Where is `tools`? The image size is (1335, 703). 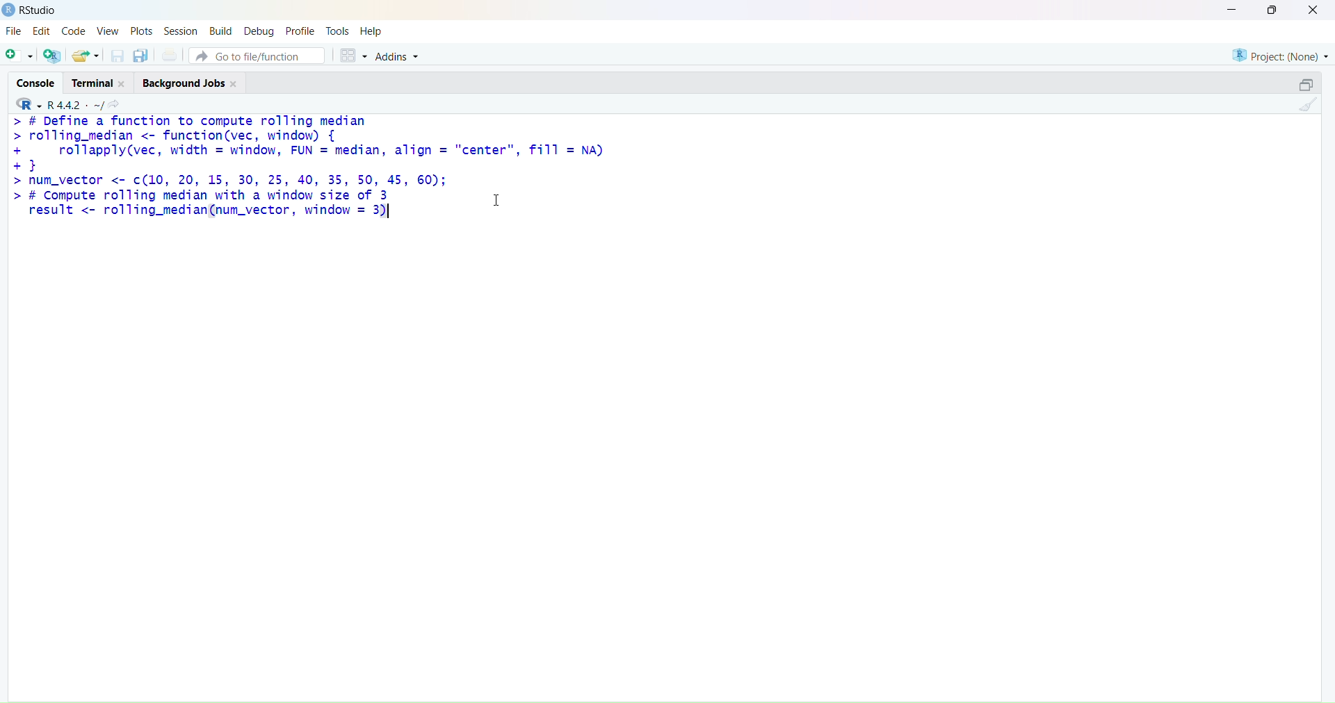
tools is located at coordinates (338, 31).